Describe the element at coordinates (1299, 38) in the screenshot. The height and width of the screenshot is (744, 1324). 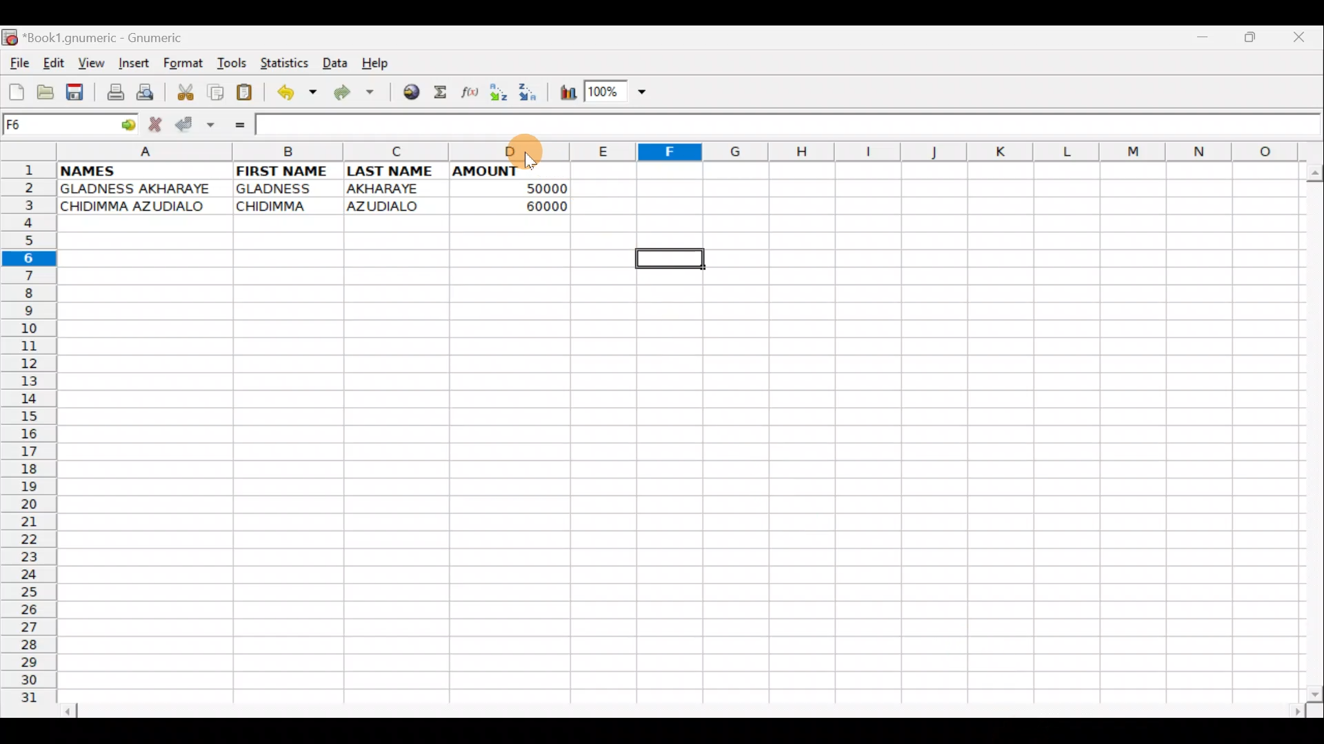
I see `Close` at that location.